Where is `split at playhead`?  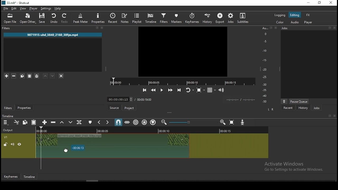 split at playhead is located at coordinates (79, 122).